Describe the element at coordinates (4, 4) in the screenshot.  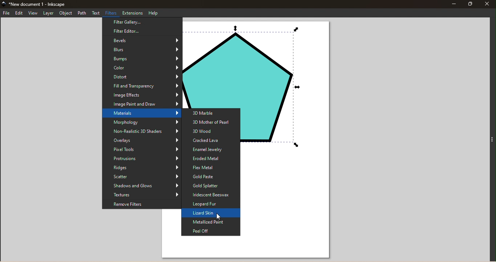
I see `app icon` at that location.